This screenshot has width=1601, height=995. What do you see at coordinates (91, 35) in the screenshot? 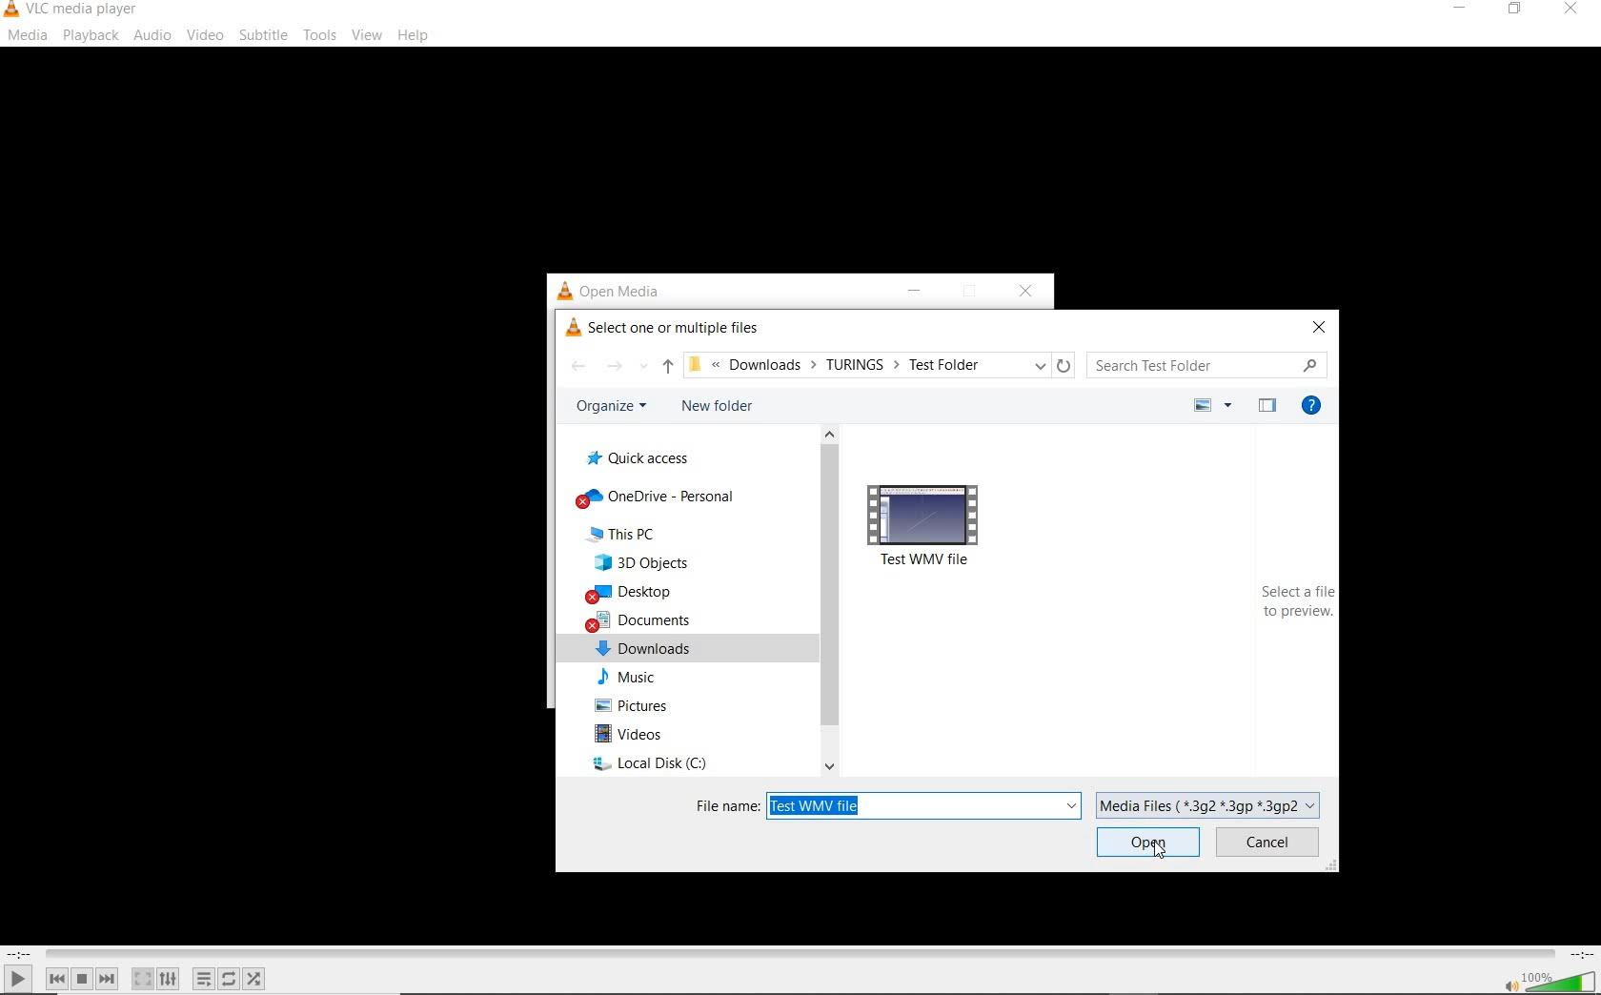
I see `playback` at bounding box center [91, 35].